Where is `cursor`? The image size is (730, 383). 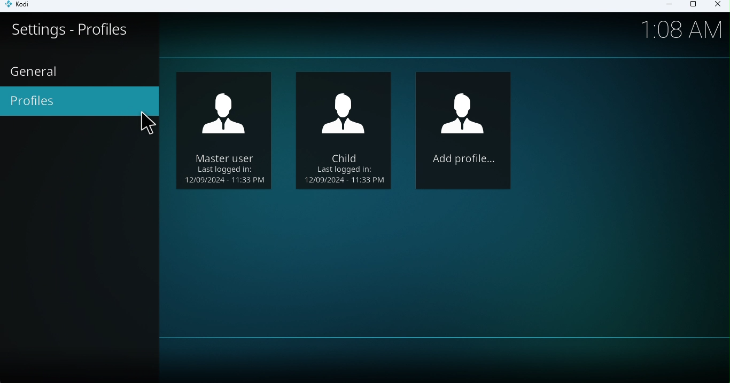 cursor is located at coordinates (145, 127).